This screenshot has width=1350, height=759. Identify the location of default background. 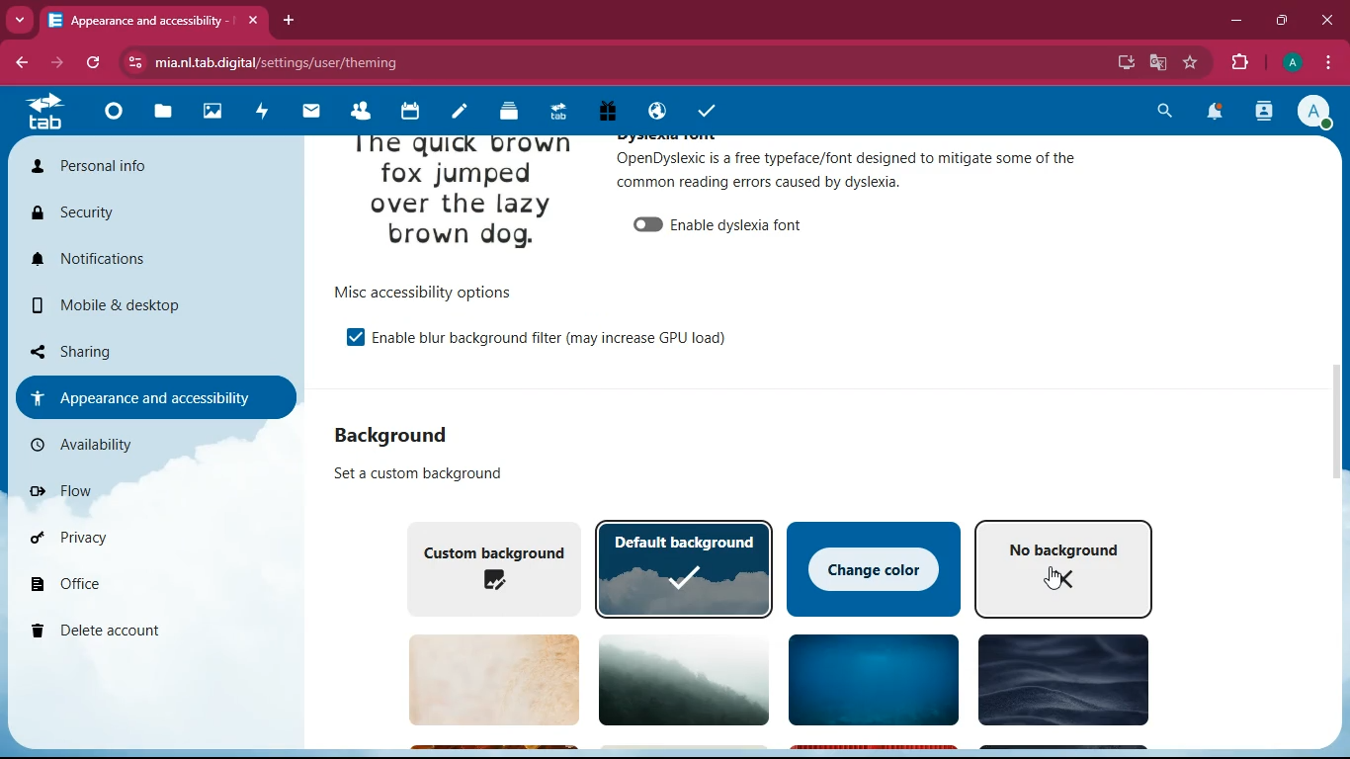
(684, 568).